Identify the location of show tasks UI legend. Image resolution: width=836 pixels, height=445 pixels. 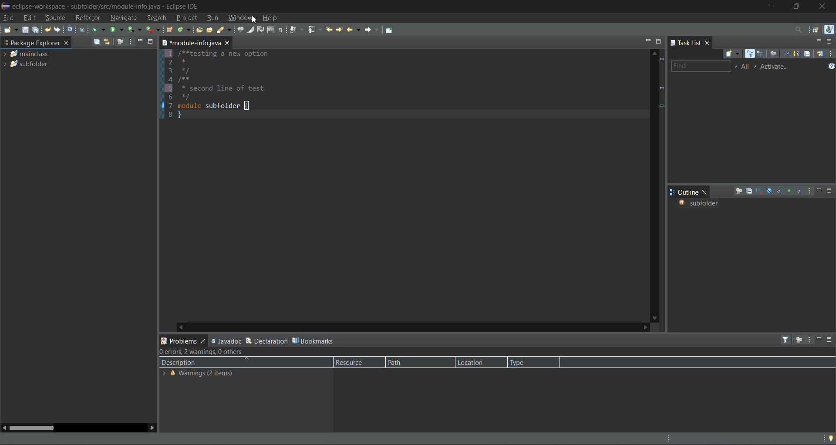
(828, 68).